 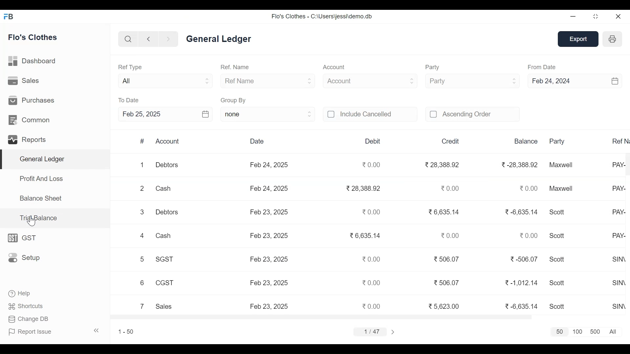 What do you see at coordinates (556, 141) in the screenshot?
I see `Party` at bounding box center [556, 141].